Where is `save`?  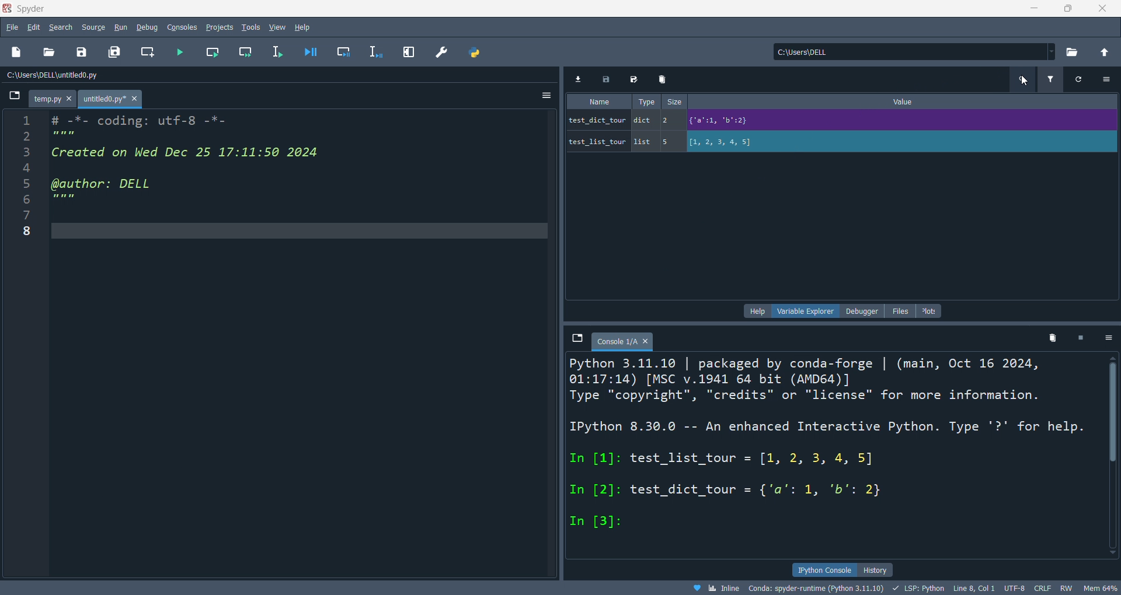
save is located at coordinates (77, 52).